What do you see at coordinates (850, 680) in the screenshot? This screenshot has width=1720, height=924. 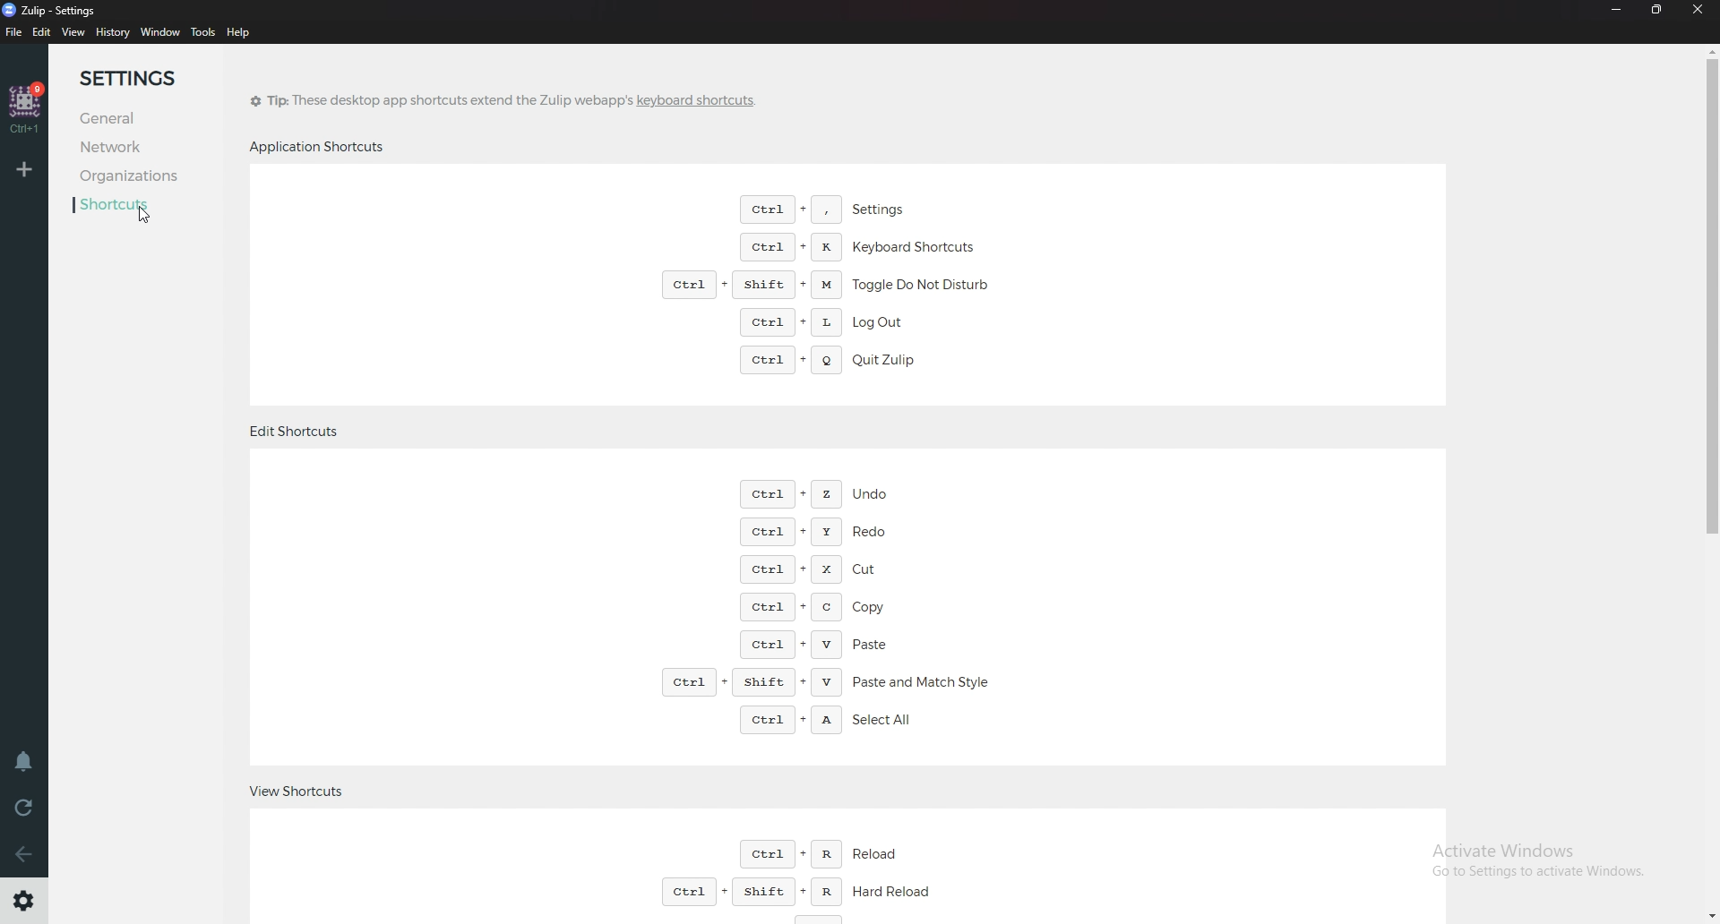 I see `Paste and match style` at bounding box center [850, 680].